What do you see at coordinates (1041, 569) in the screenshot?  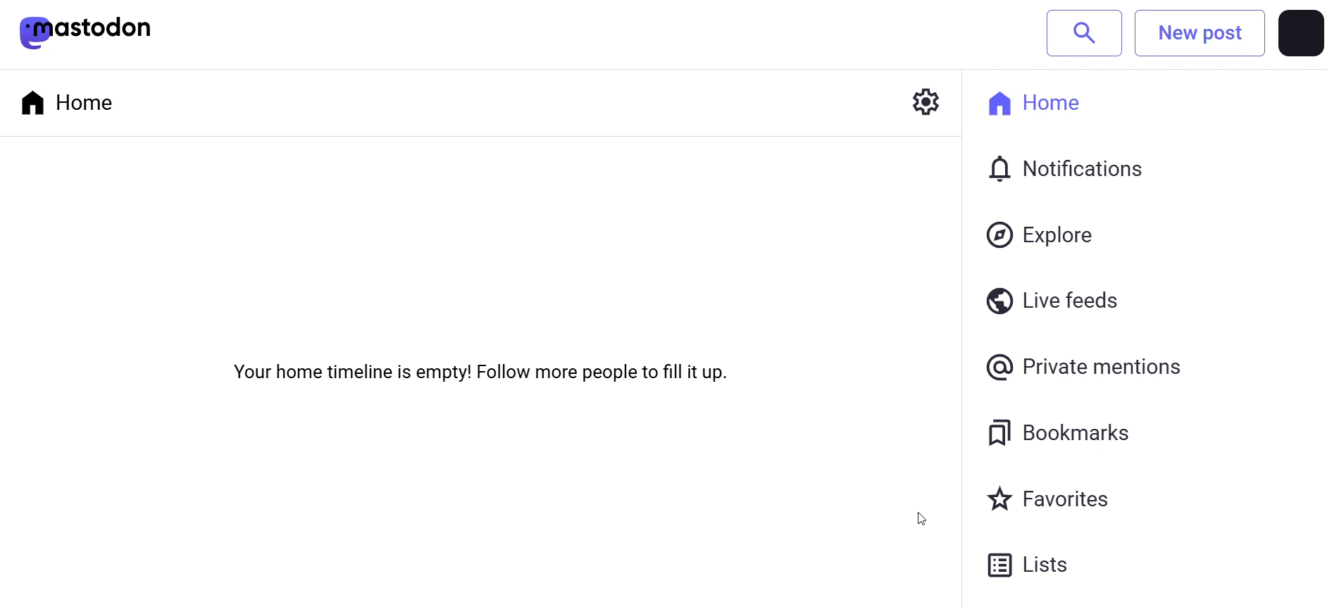 I see `lists` at bounding box center [1041, 569].